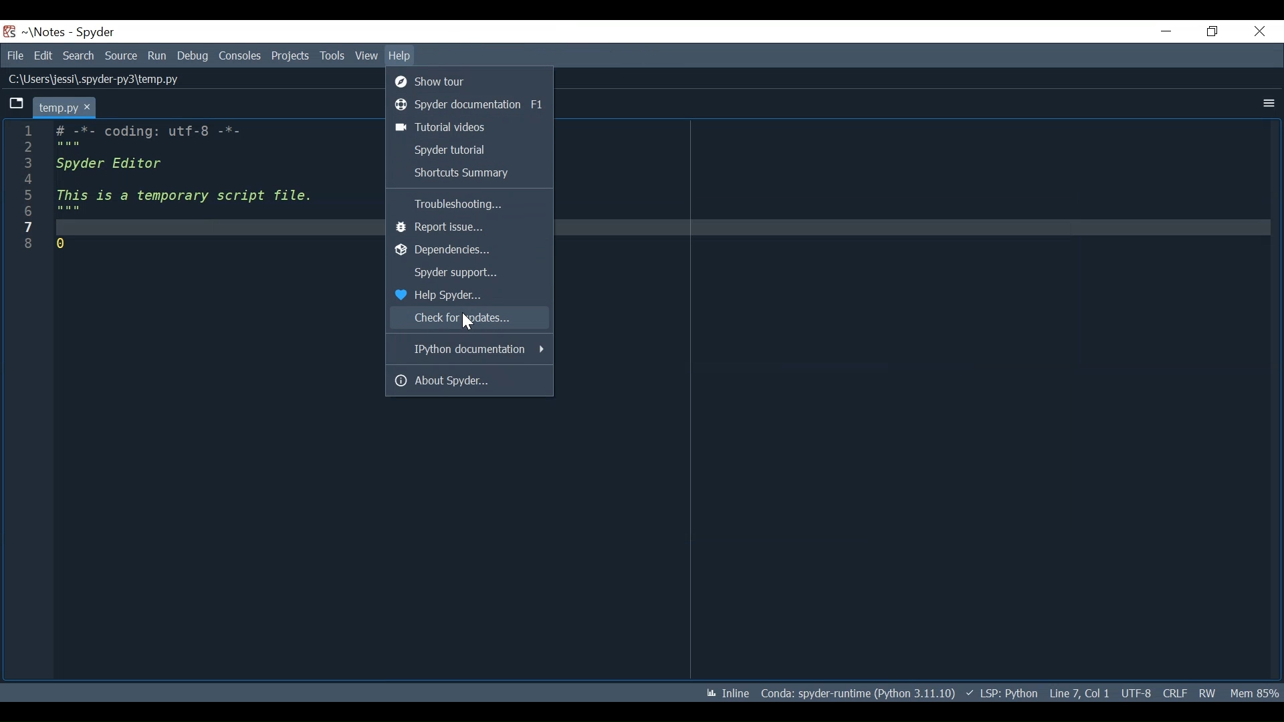 The height and width of the screenshot is (722, 1284). I want to click on Consoles, so click(241, 55).